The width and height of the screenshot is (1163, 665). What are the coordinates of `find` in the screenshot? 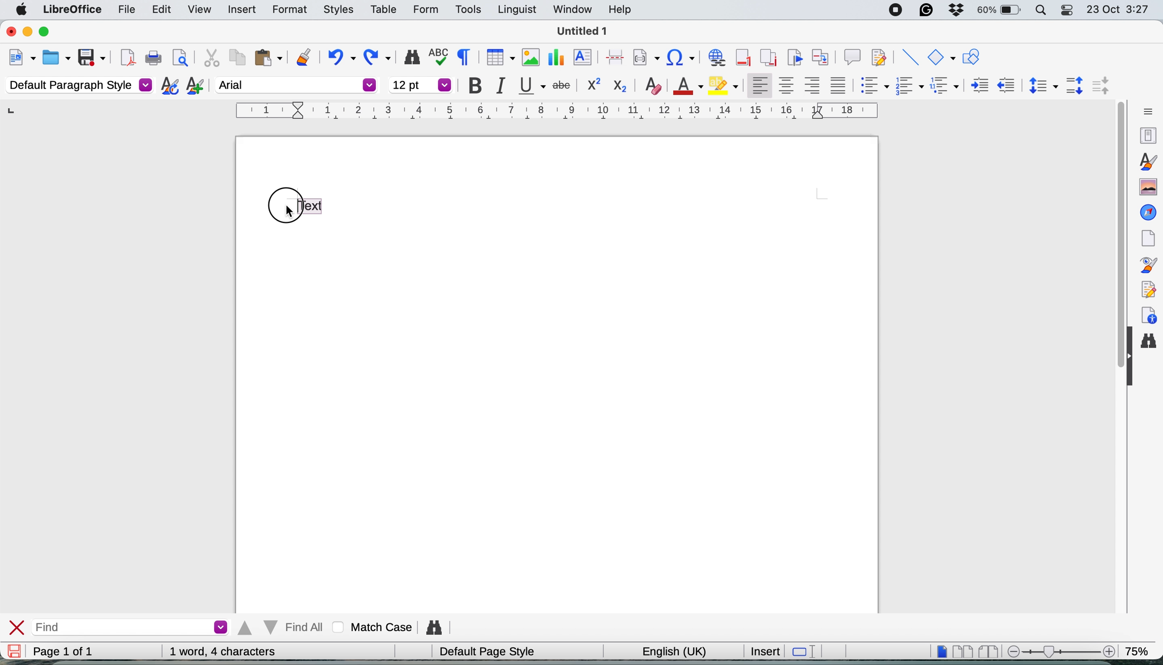 It's located at (130, 626).